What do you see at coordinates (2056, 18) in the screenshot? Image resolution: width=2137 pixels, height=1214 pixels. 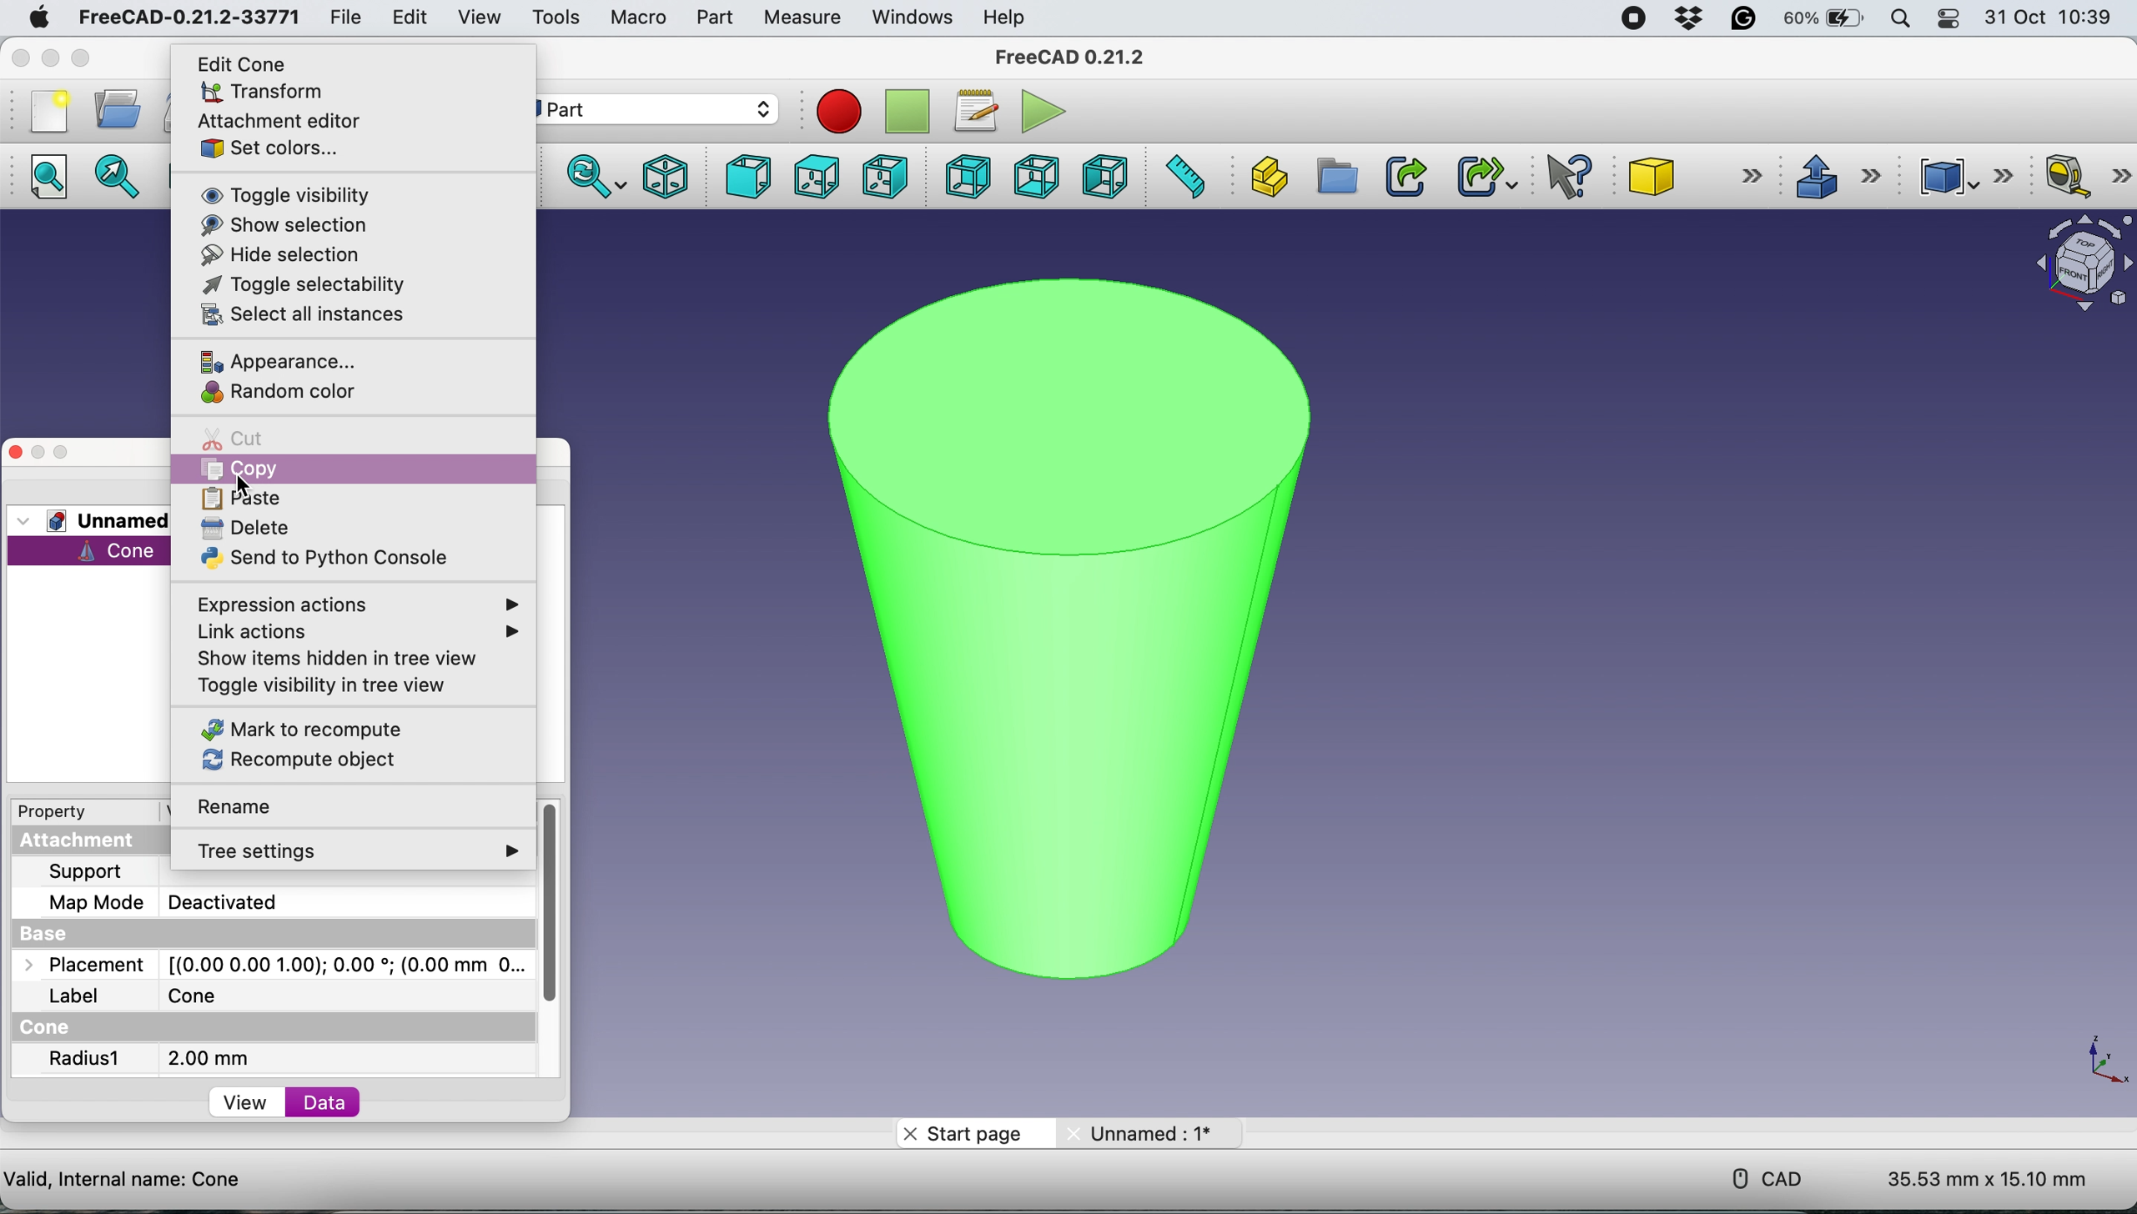 I see `31 oct 10:39` at bounding box center [2056, 18].